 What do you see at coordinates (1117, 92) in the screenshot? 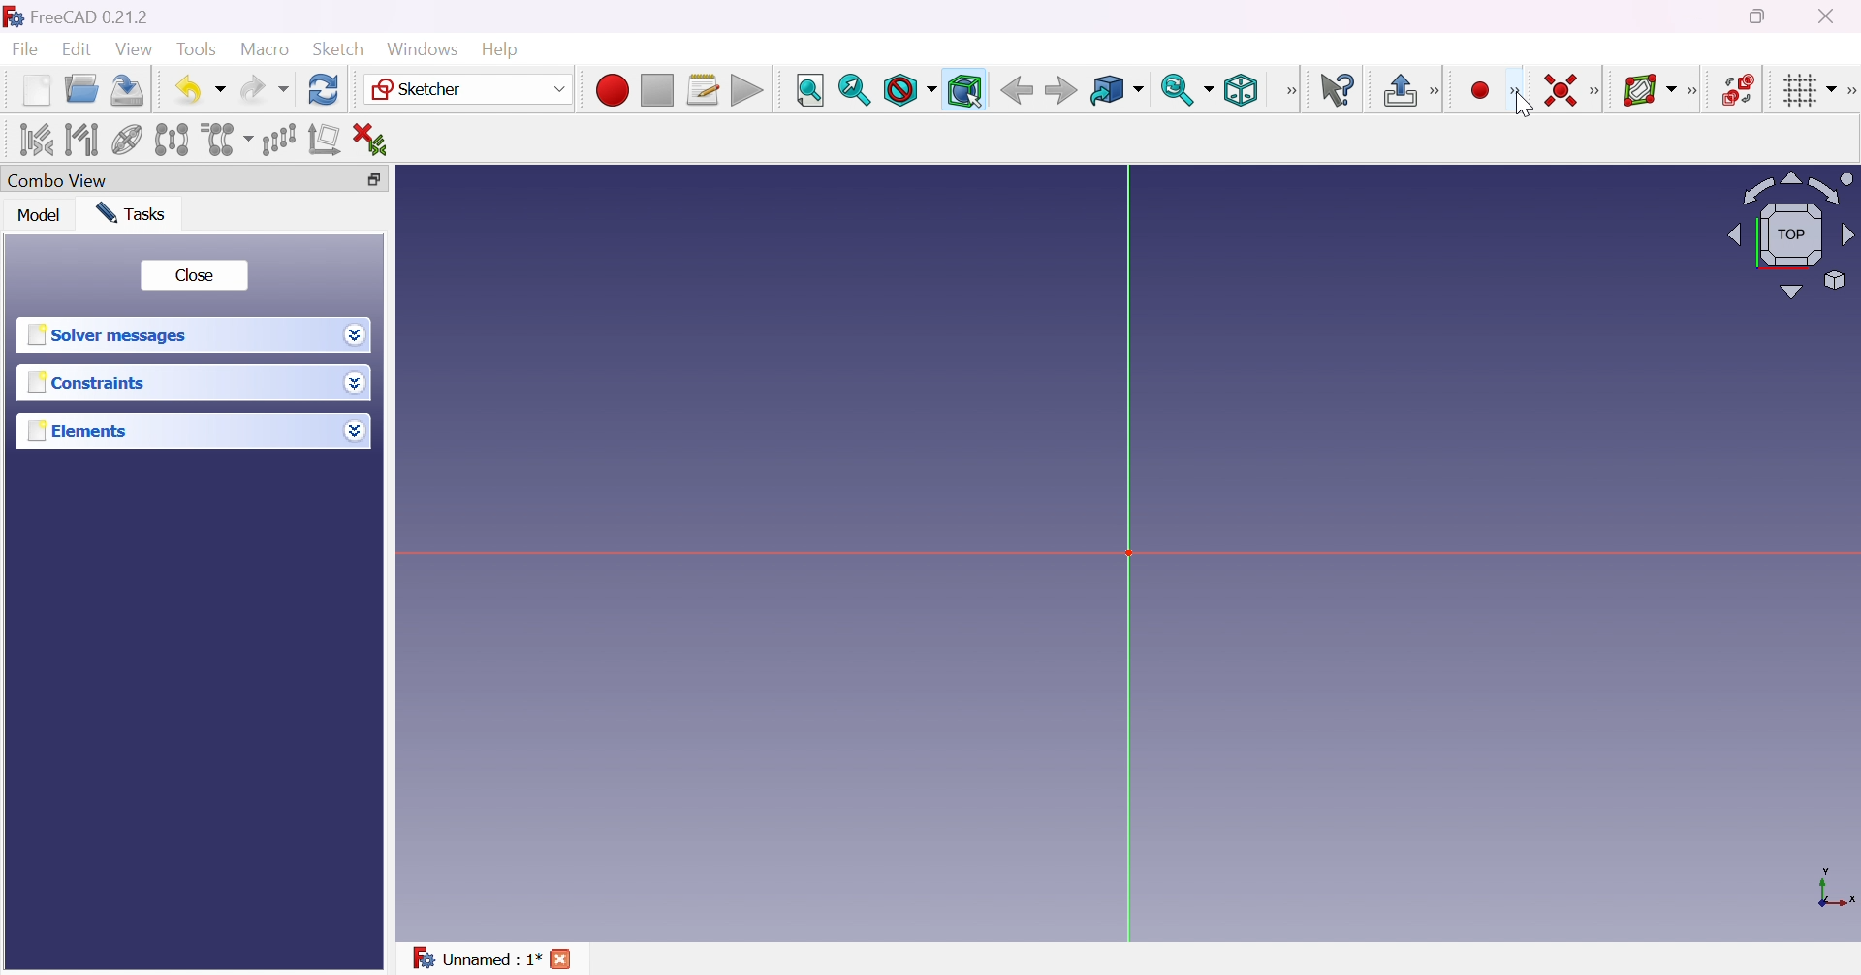
I see `Go to linked object` at bounding box center [1117, 92].